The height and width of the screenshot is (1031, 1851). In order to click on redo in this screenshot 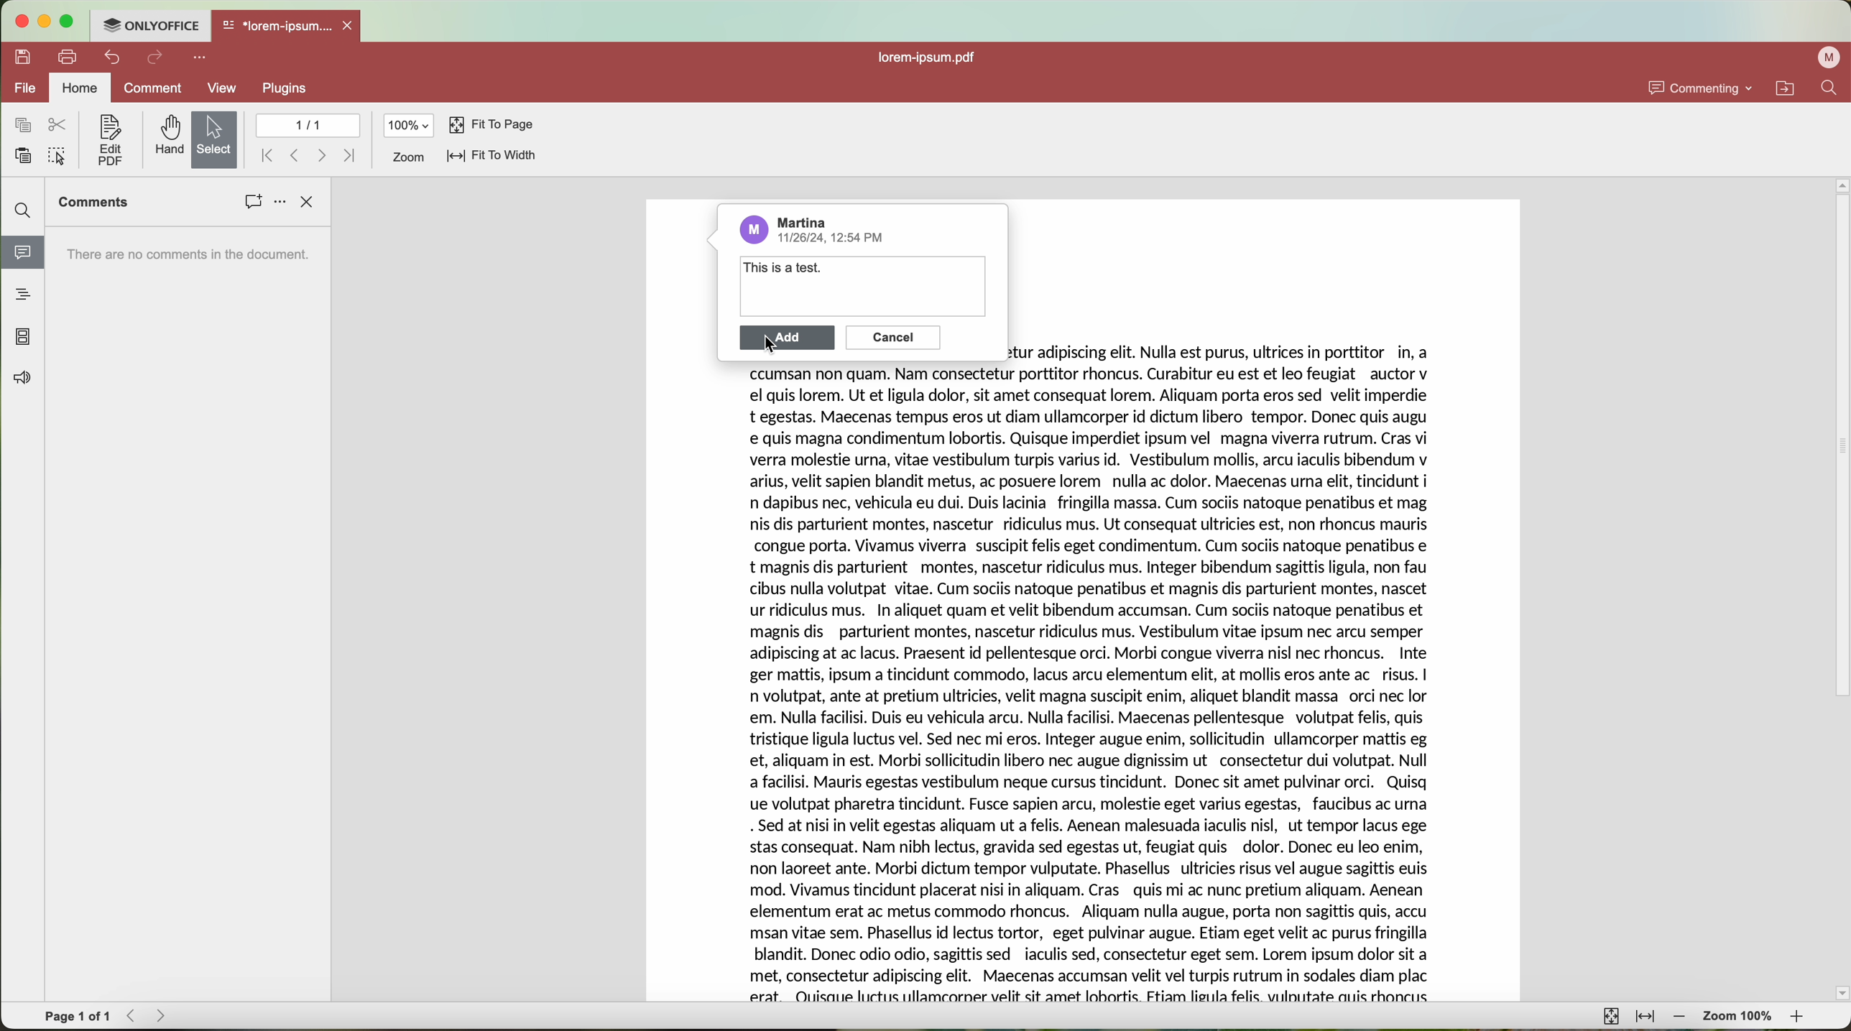, I will do `click(156, 59)`.